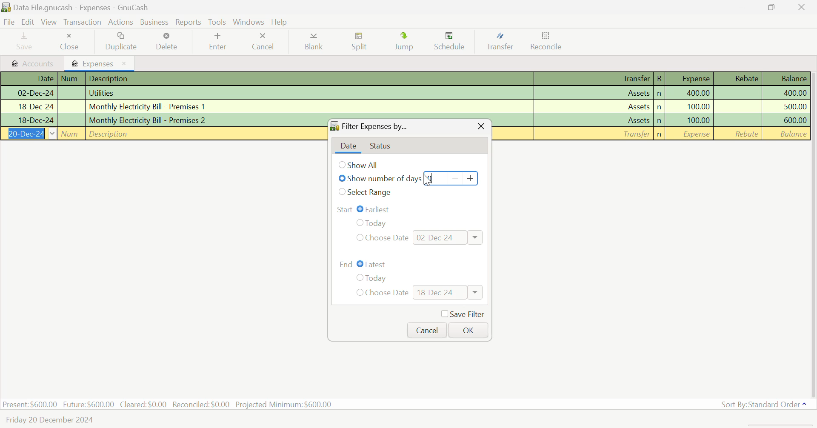 The image size is (817, 428). Describe the element at coordinates (404, 43) in the screenshot. I see `Jump` at that location.